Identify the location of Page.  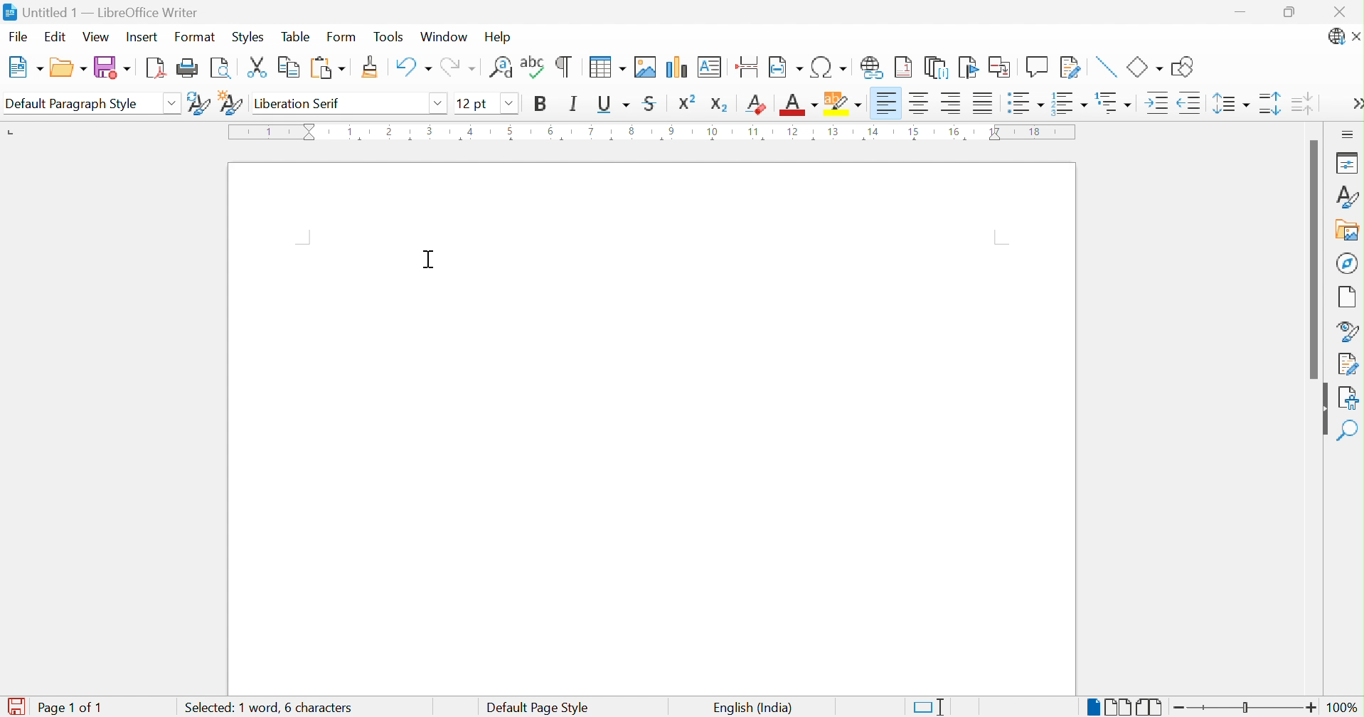
(1348, 296).